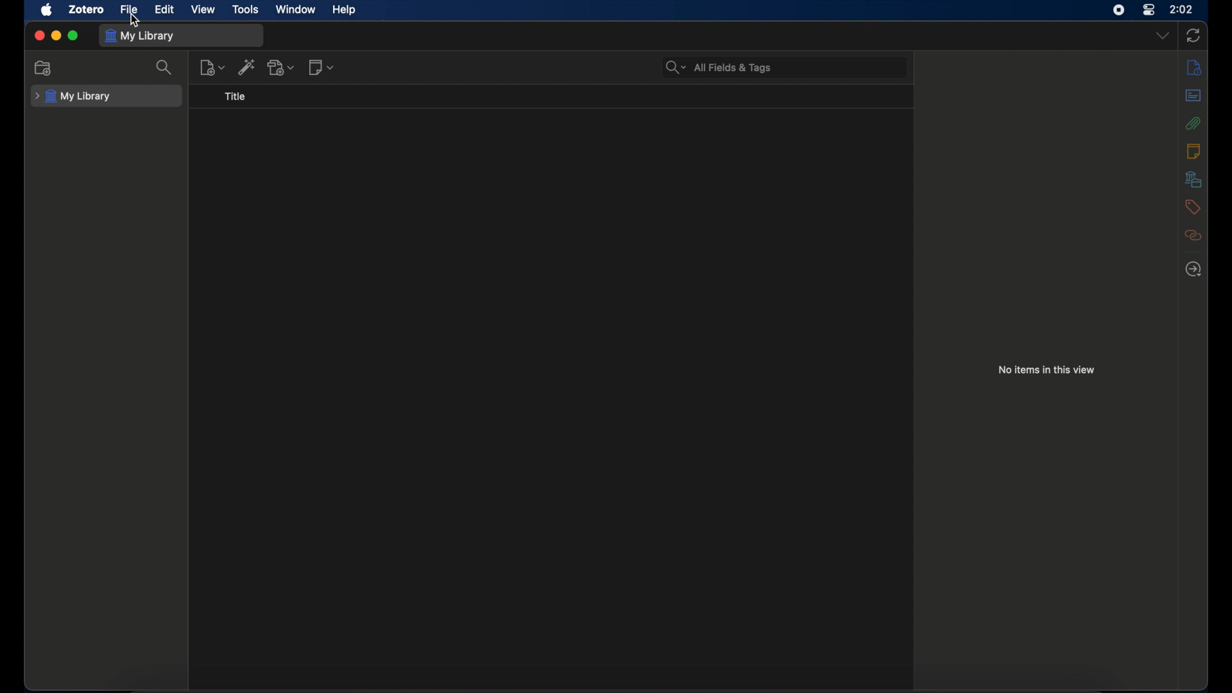 The height and width of the screenshot is (693, 1232). I want to click on my library, so click(74, 96).